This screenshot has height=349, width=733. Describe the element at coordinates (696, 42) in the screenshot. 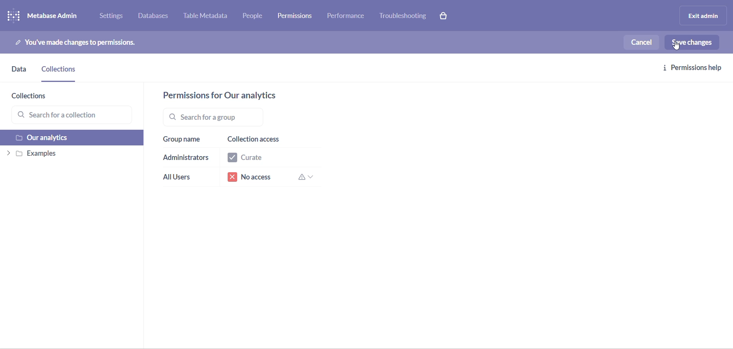

I see `save changes` at that location.